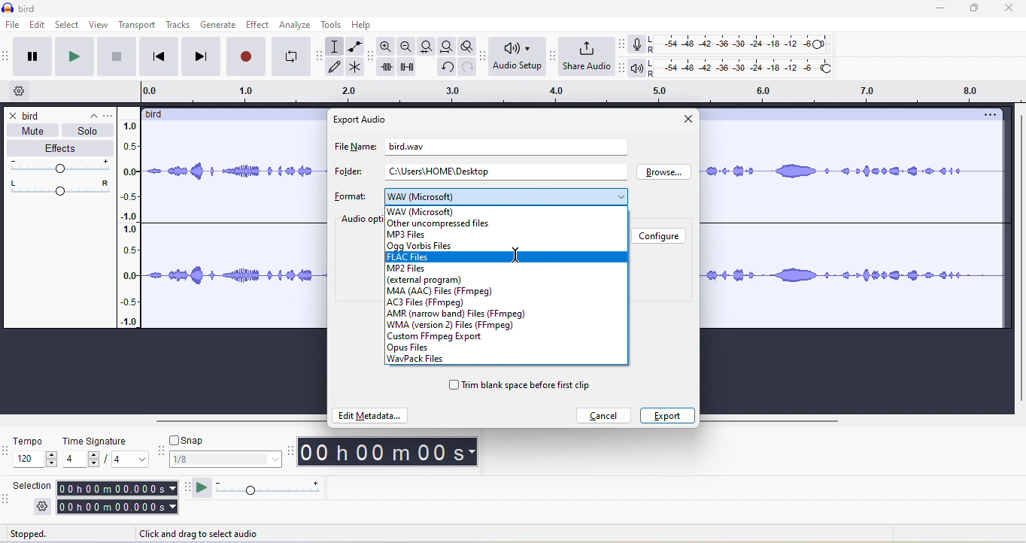  Describe the element at coordinates (41, 507) in the screenshot. I see `selection settings` at that location.